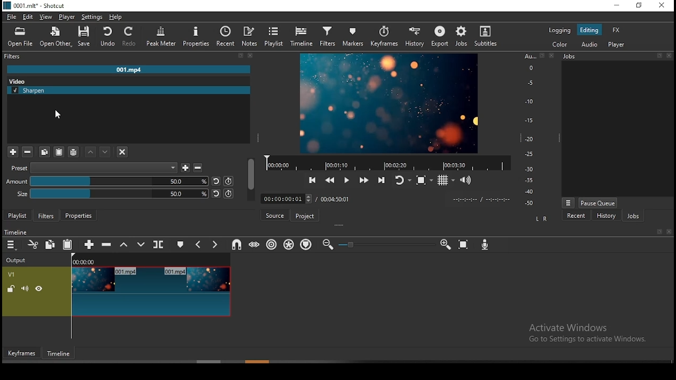  Describe the element at coordinates (16, 182) in the screenshot. I see `Amount` at that location.